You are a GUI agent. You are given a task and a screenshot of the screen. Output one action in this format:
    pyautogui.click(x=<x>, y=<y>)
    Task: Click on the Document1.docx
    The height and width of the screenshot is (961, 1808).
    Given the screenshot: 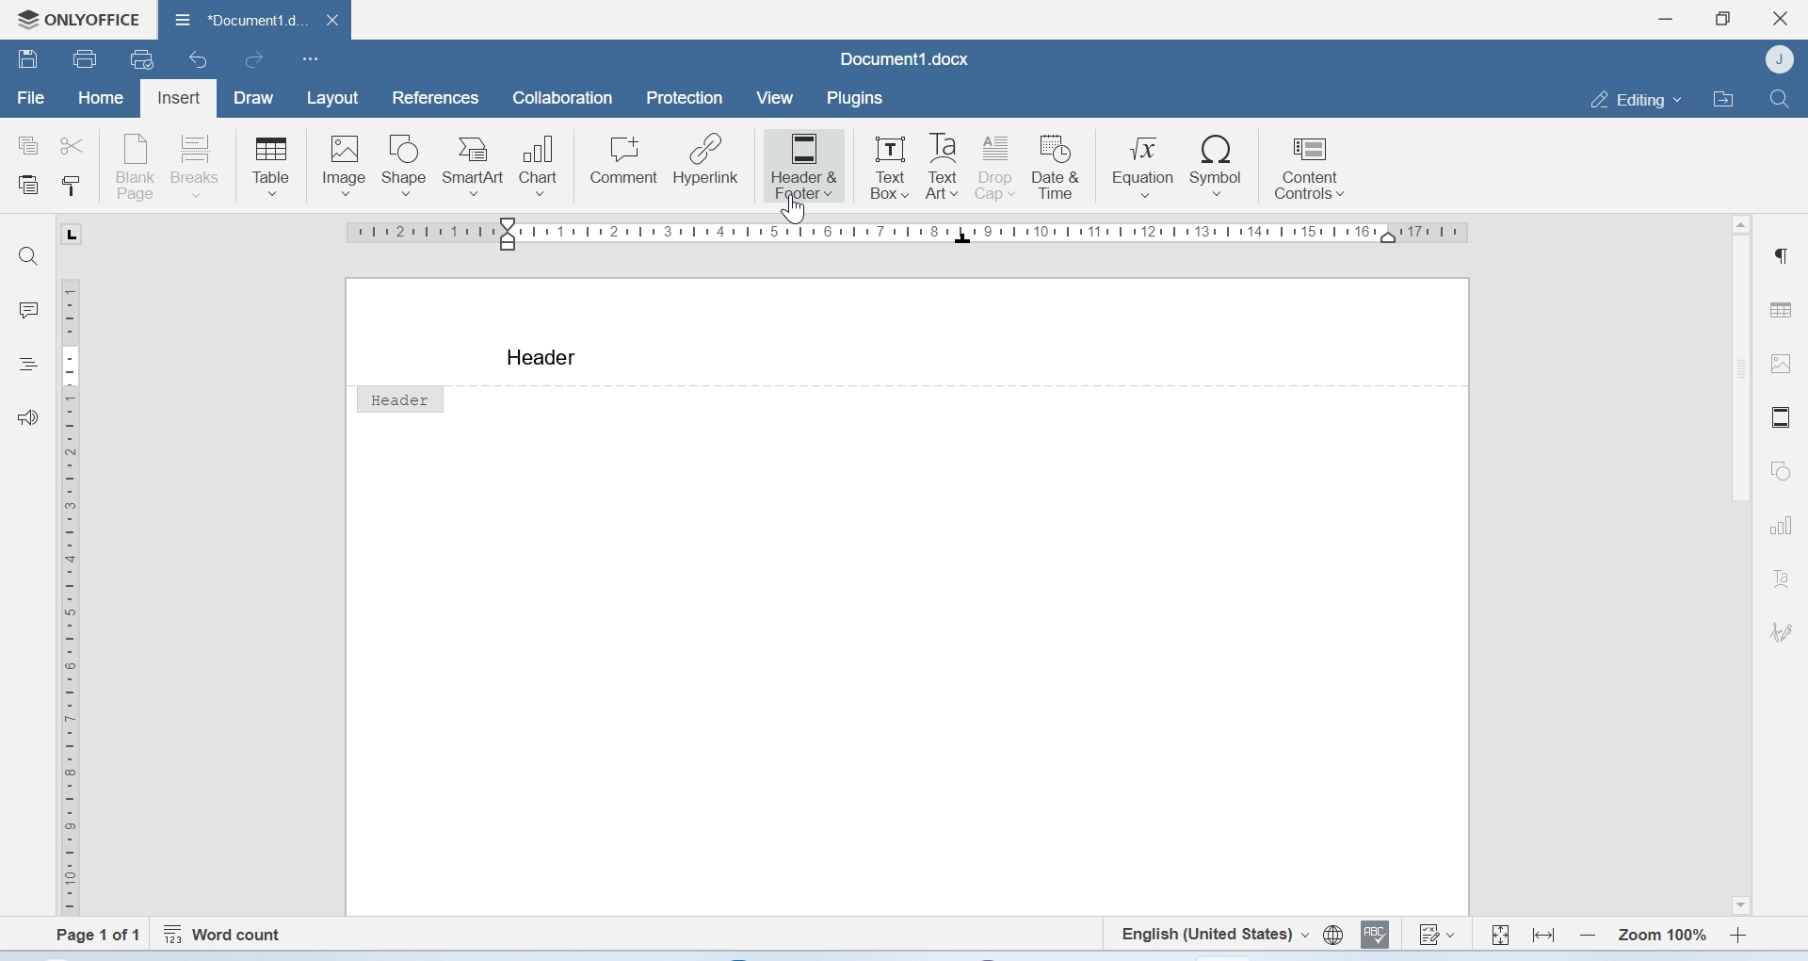 What is the action you would take?
    pyautogui.click(x=904, y=58)
    